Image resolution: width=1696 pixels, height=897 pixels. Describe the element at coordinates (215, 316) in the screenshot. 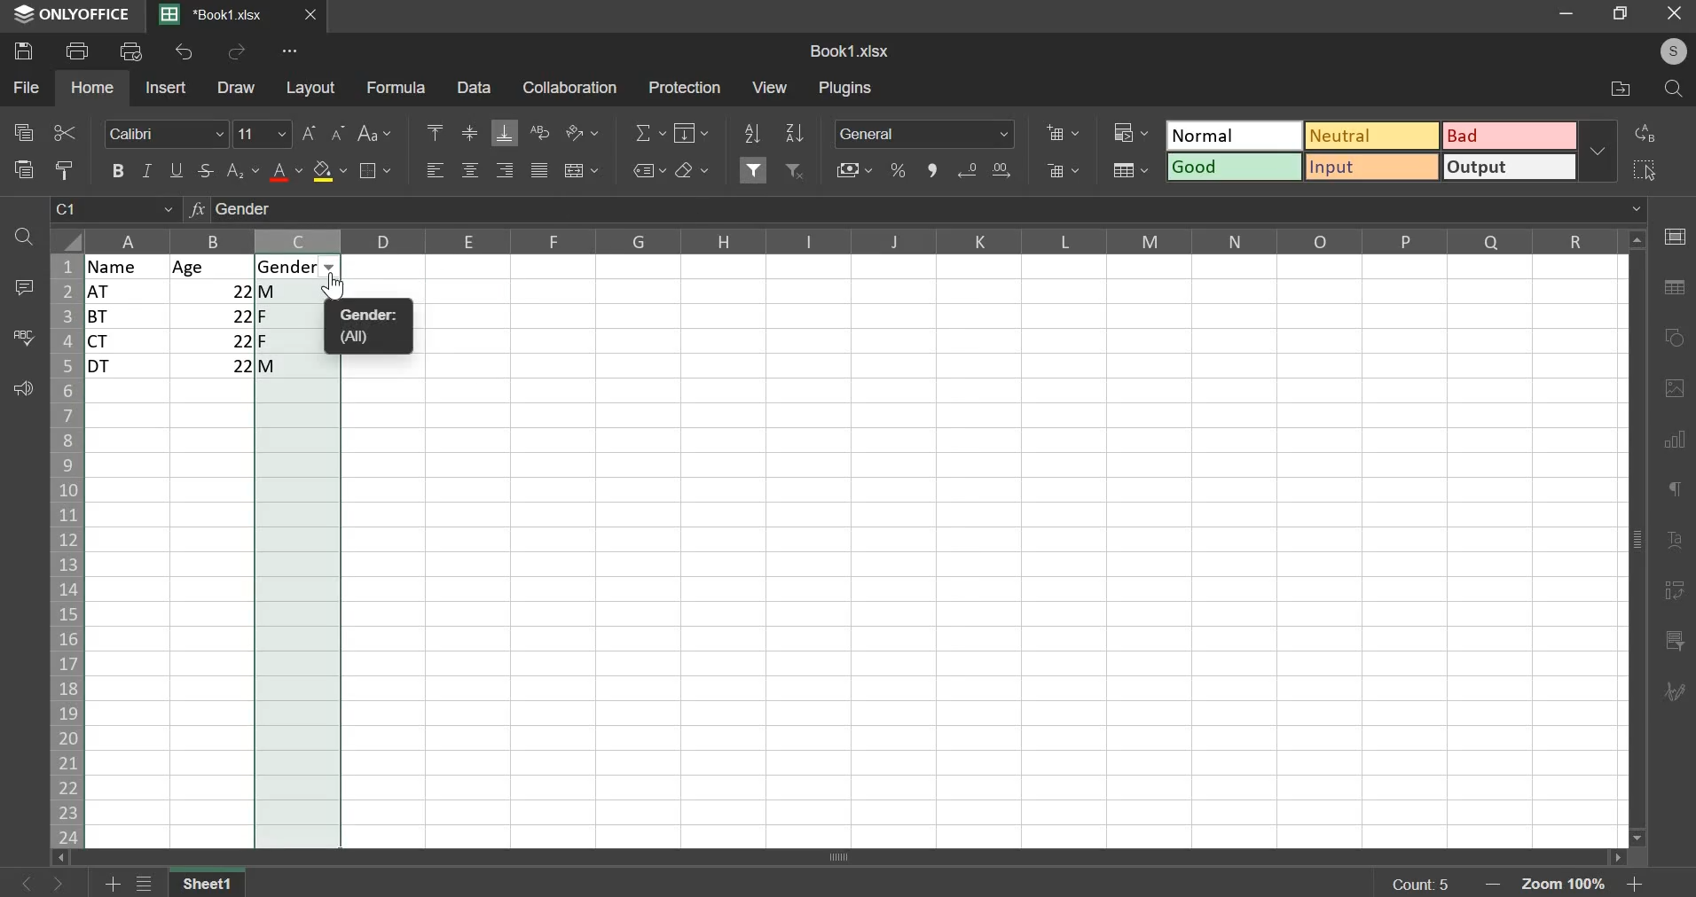

I see `22` at that location.